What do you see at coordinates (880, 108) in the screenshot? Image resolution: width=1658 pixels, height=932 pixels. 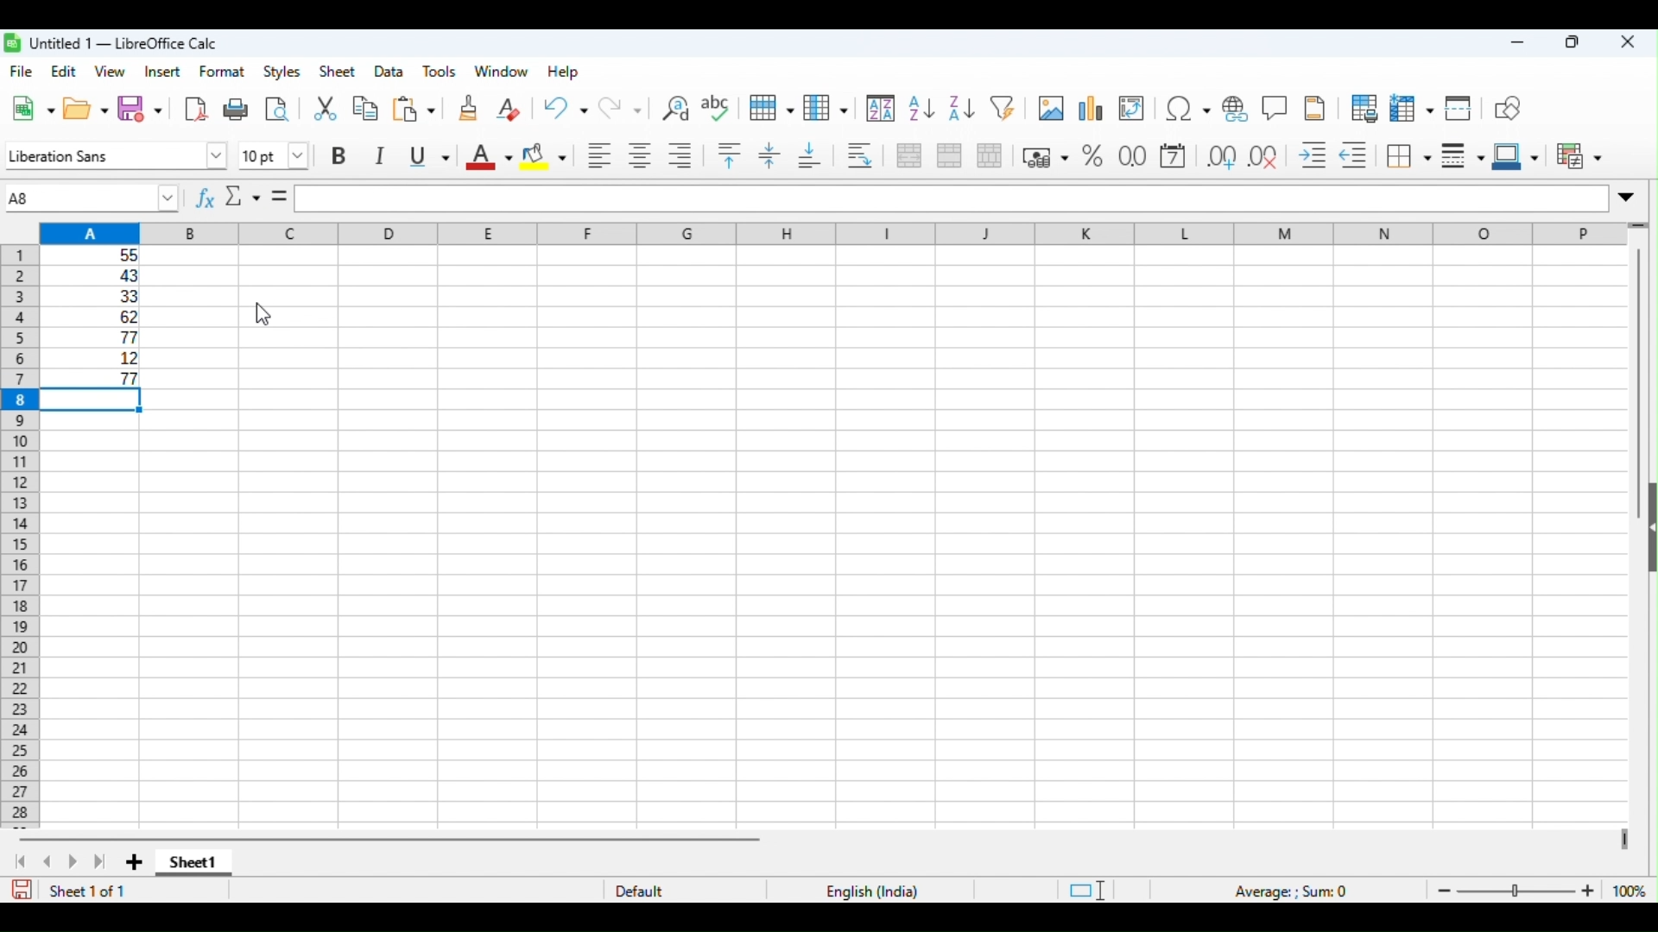 I see `sort` at bounding box center [880, 108].